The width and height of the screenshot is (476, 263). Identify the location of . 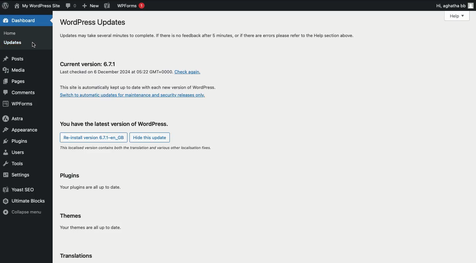
(90, 64).